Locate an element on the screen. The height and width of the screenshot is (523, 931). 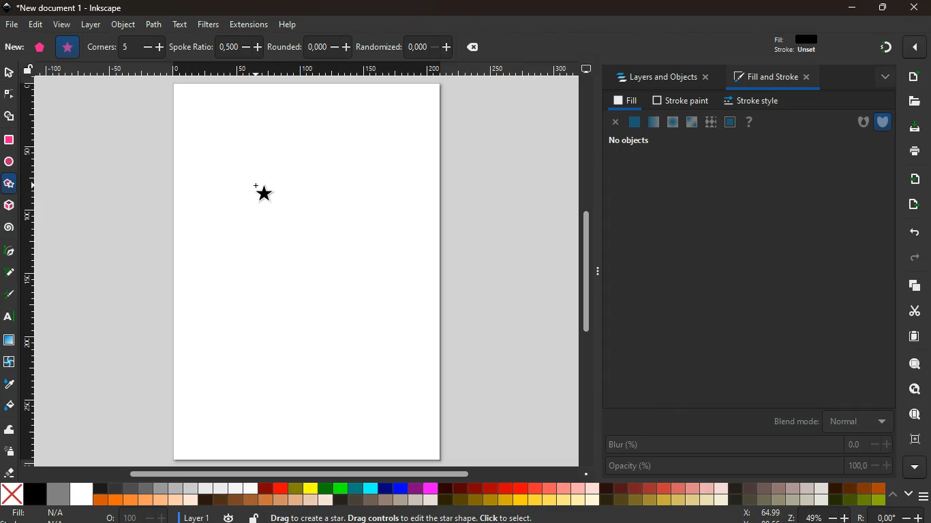
normal is located at coordinates (635, 121).